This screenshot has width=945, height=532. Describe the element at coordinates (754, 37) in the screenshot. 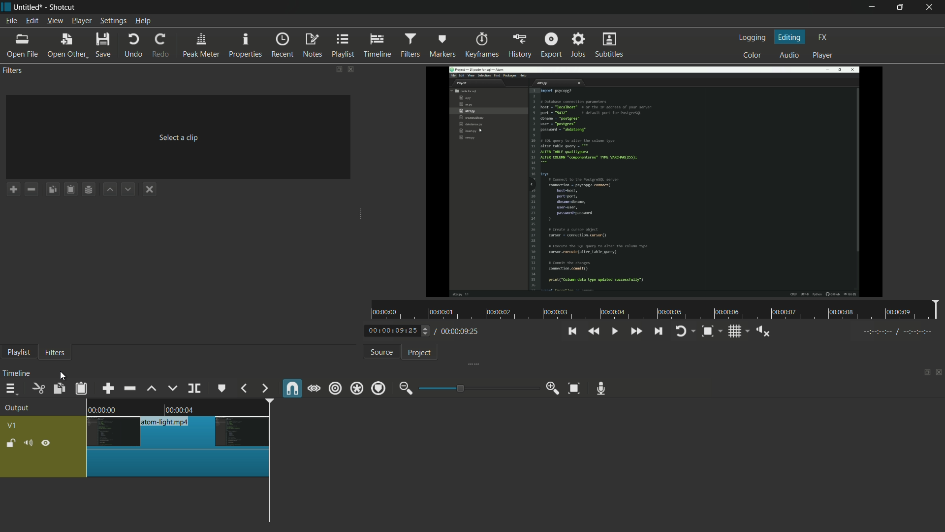

I see `logging` at that location.